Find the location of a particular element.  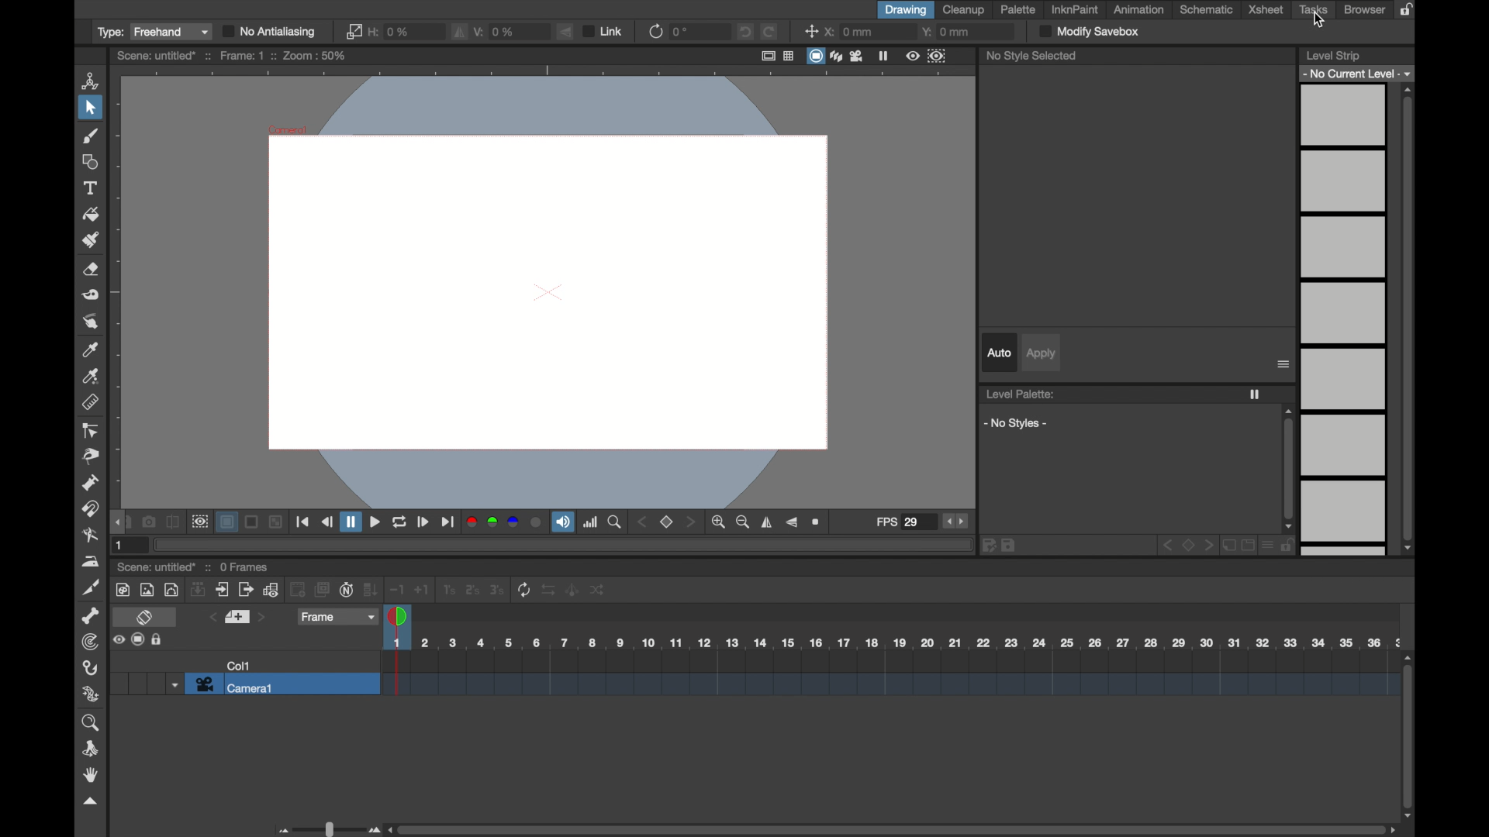

auto is located at coordinates (1000, 353).